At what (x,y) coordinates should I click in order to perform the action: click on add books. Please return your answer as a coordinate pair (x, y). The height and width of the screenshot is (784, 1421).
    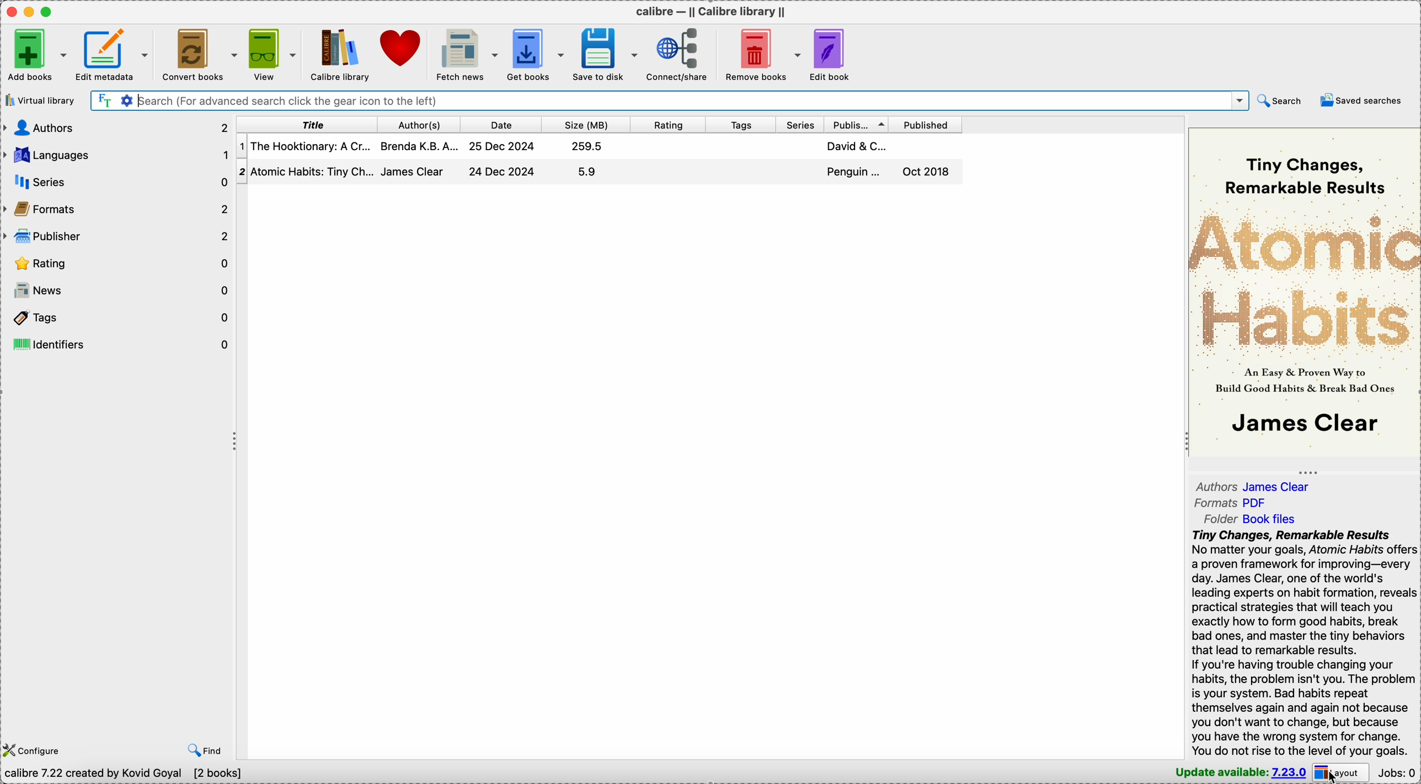
    Looking at the image, I should click on (34, 54).